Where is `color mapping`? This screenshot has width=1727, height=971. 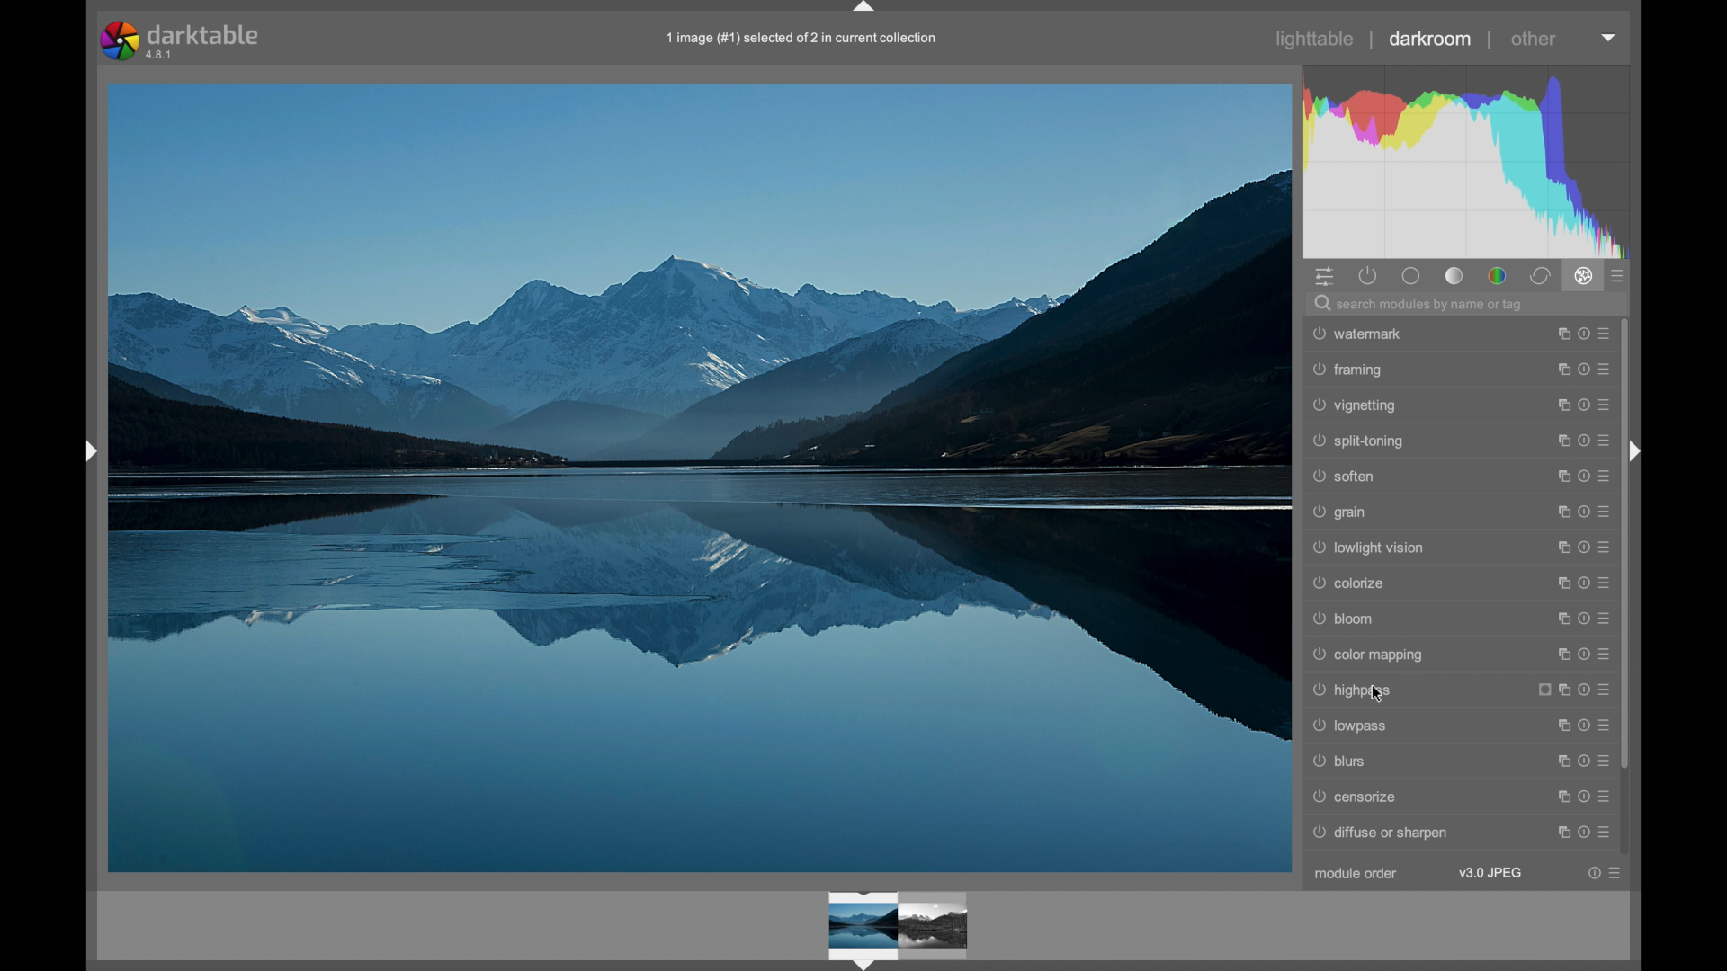
color mapping is located at coordinates (1371, 655).